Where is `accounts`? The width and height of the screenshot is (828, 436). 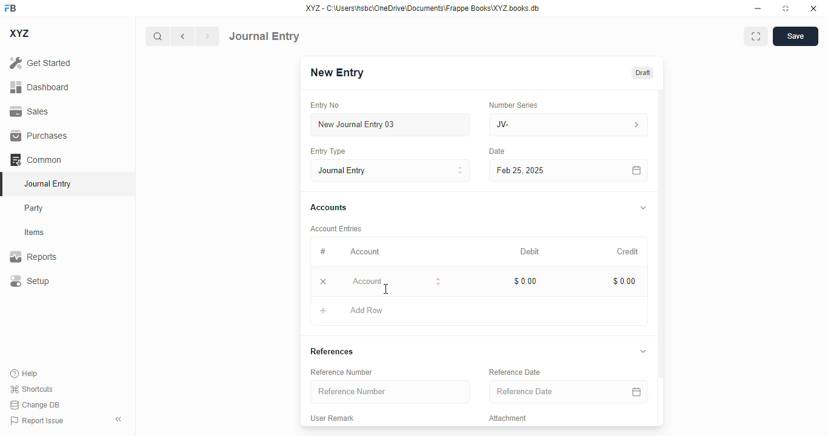
accounts is located at coordinates (329, 208).